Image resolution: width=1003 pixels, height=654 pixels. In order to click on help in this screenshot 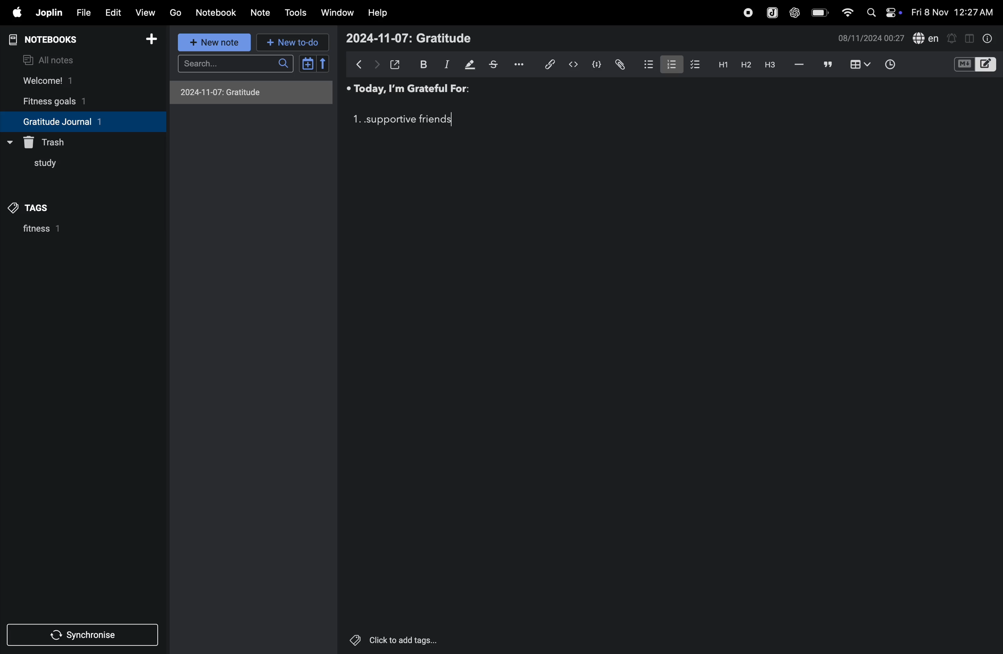, I will do `click(378, 13)`.